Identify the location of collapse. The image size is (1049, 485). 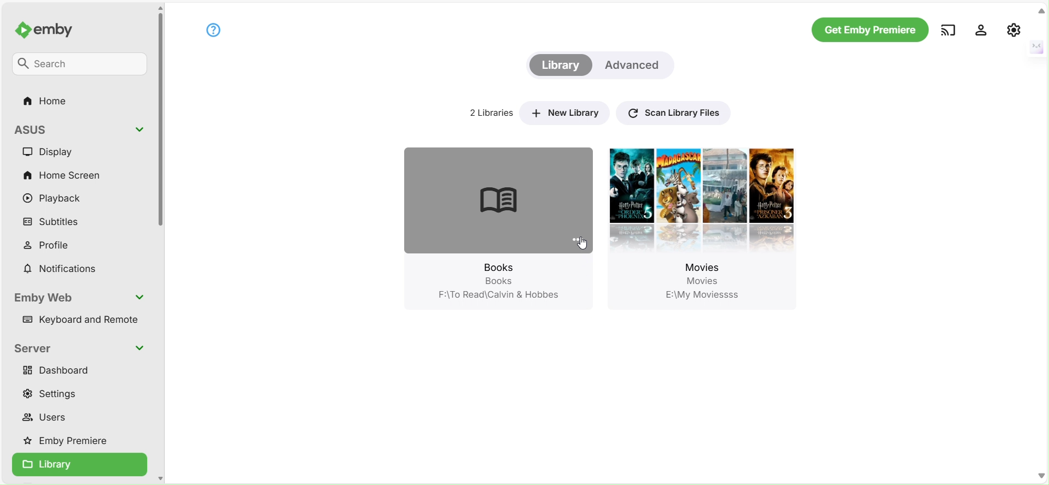
(1041, 11).